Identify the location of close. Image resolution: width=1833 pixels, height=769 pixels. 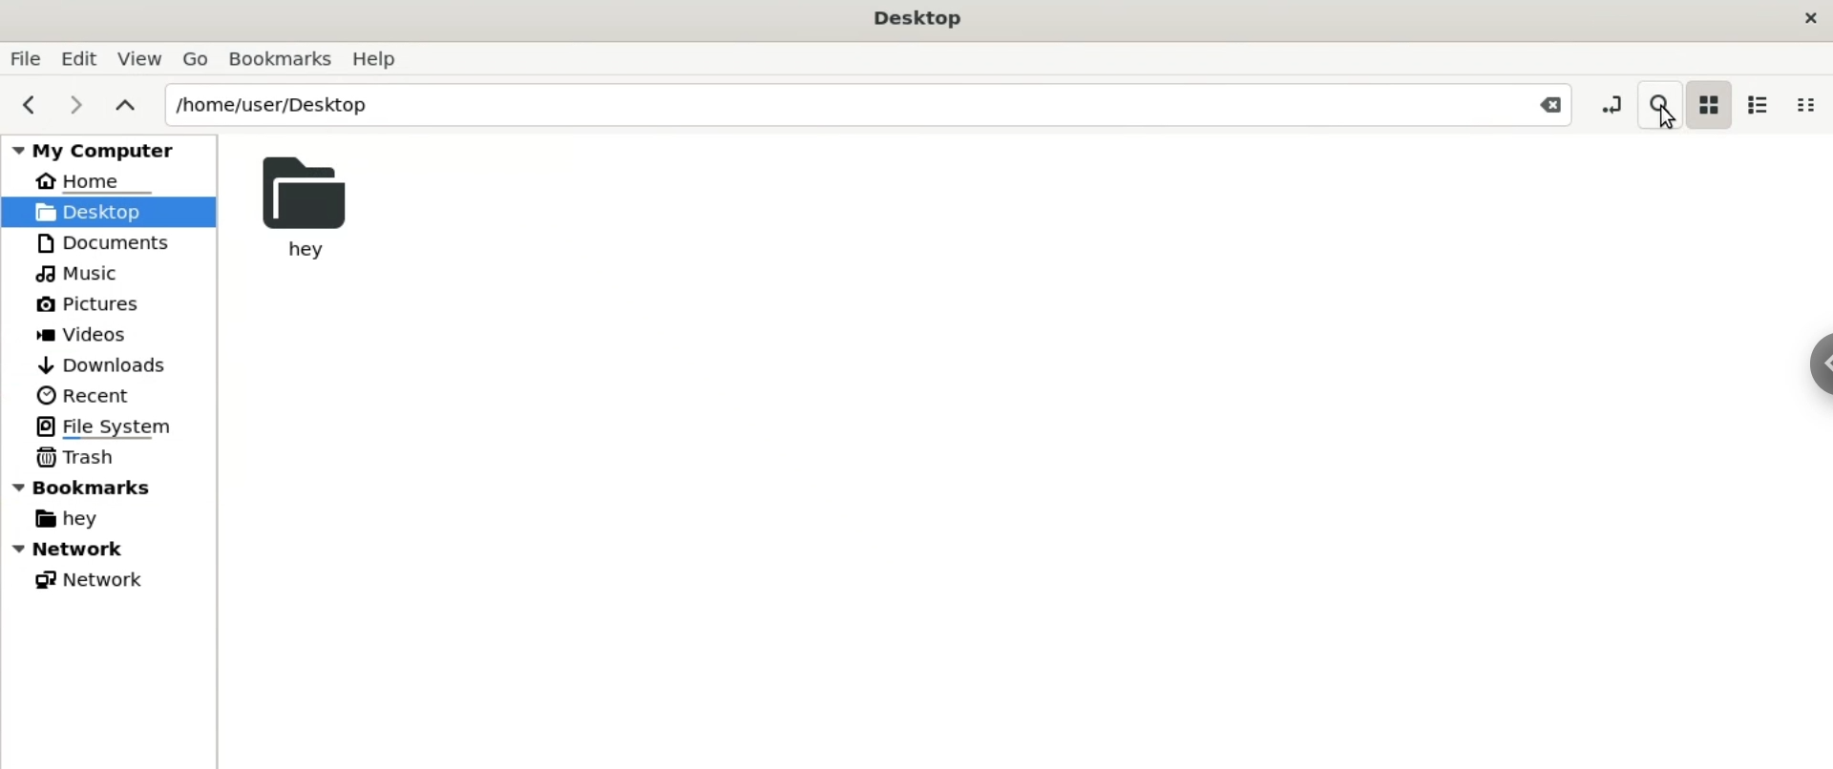
(1808, 20).